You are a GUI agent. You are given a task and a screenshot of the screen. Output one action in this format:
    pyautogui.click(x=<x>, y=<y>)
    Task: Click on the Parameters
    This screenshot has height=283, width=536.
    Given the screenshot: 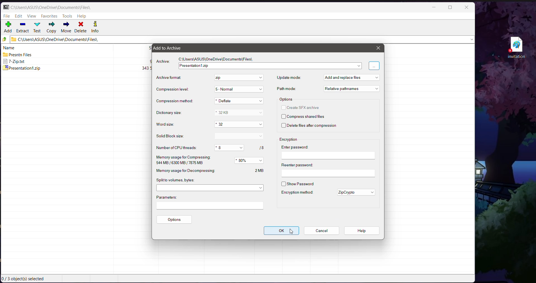 What is the action you would take?
    pyautogui.click(x=212, y=202)
    